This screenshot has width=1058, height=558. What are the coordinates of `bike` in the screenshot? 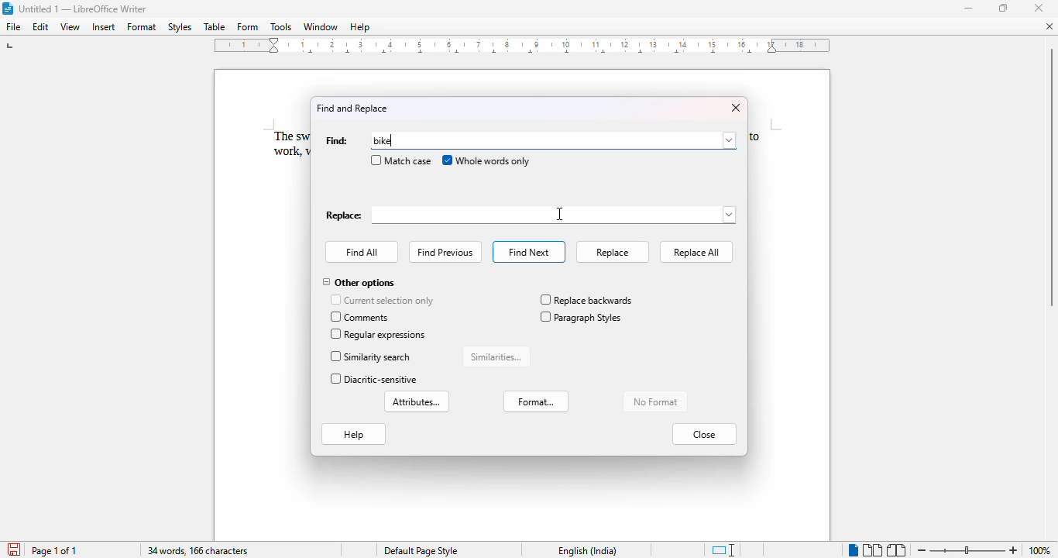 It's located at (385, 141).